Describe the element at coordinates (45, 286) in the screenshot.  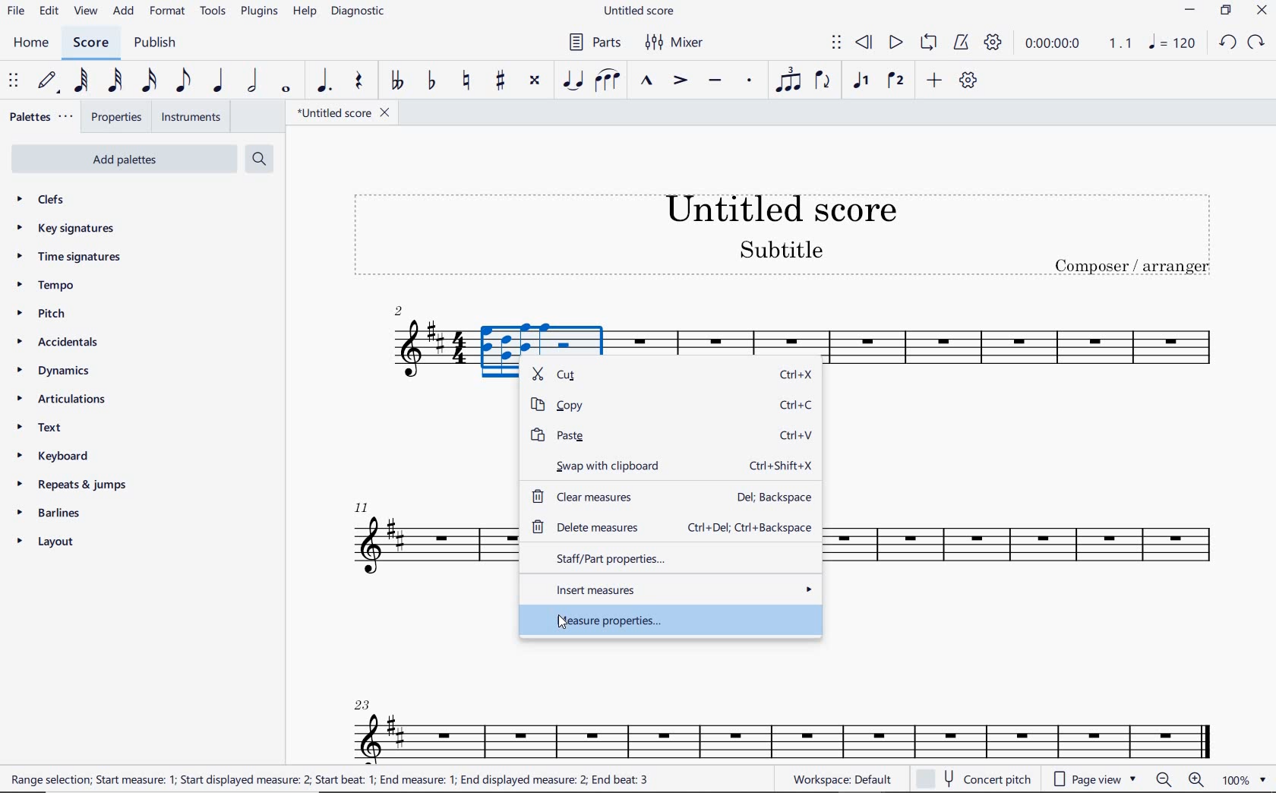
I see `TEMPO` at that location.